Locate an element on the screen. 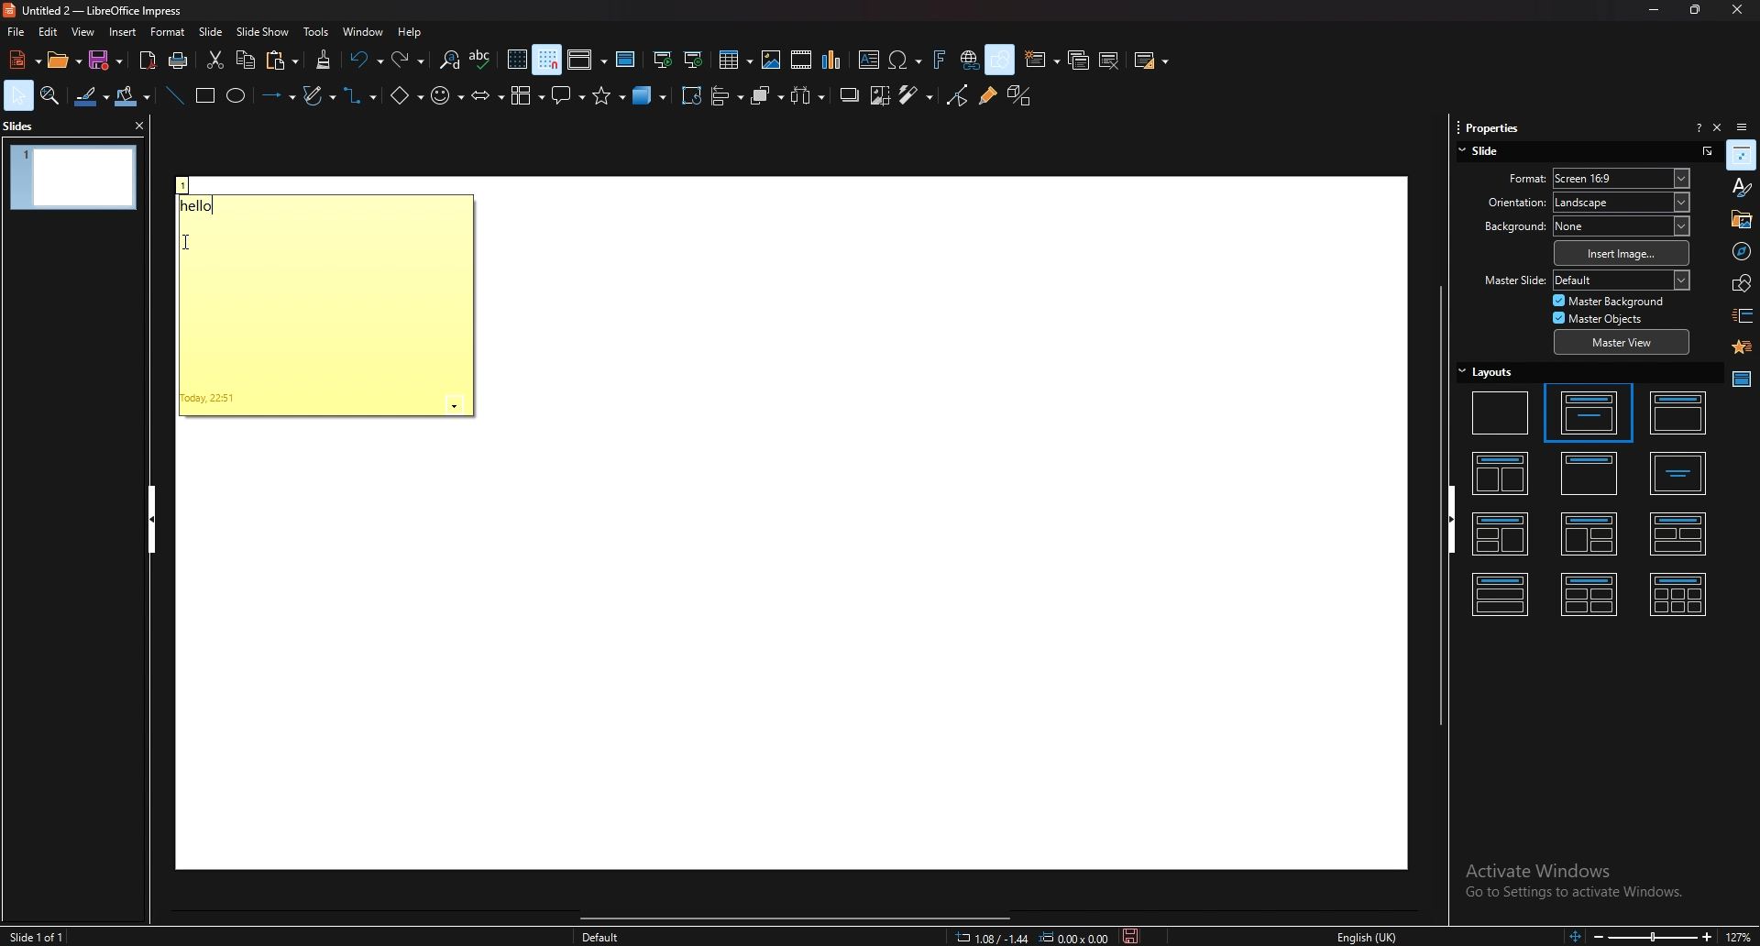 The width and height of the screenshot is (1760, 946). master background is located at coordinates (1610, 301).